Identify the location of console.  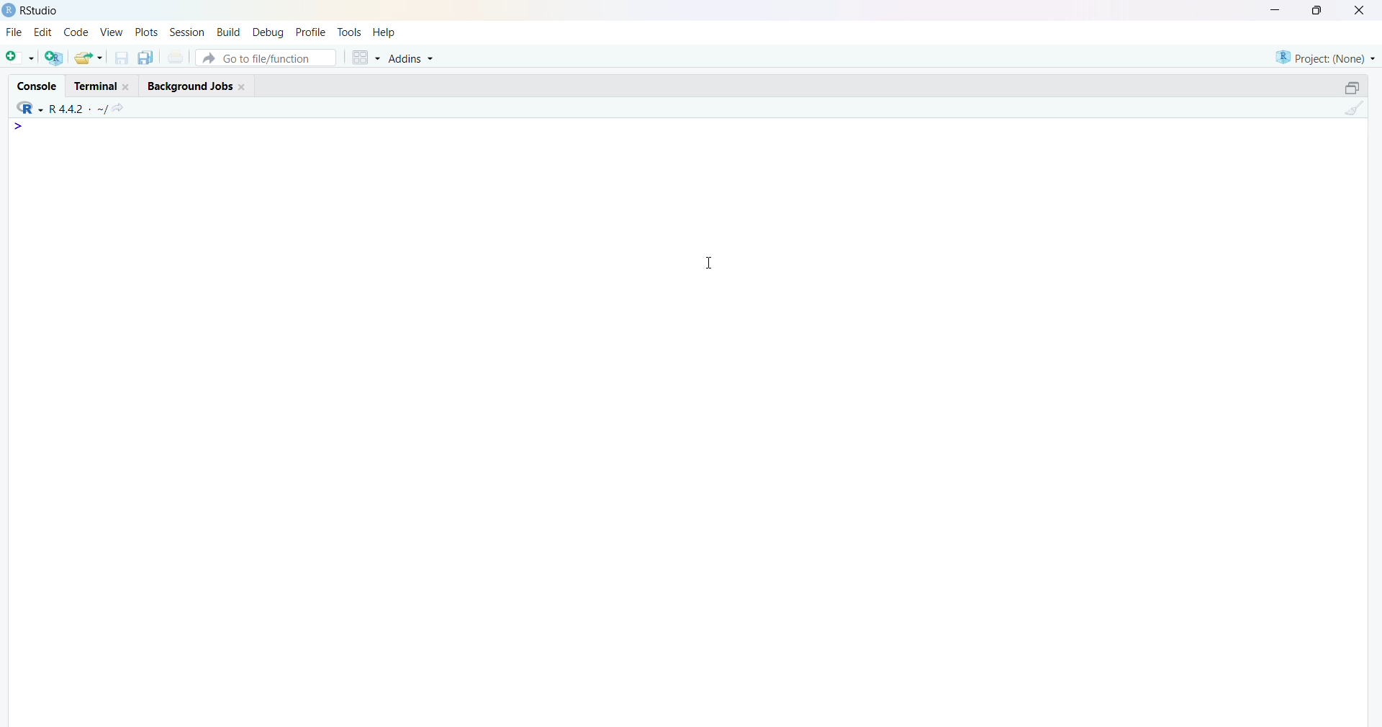
(38, 86).